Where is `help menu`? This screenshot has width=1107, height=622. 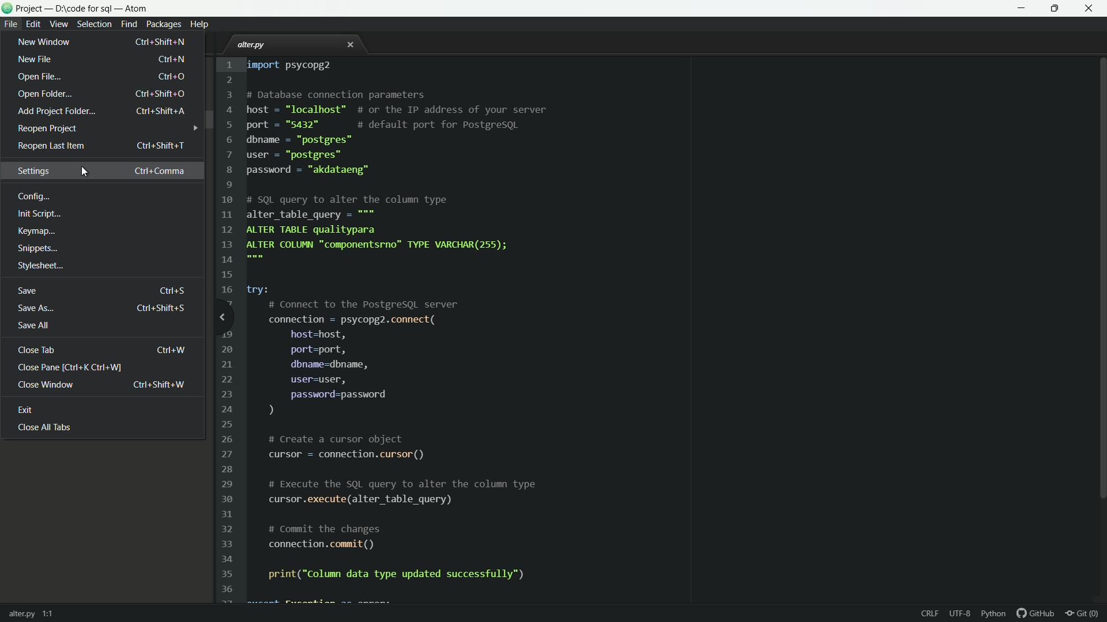
help menu is located at coordinates (202, 24).